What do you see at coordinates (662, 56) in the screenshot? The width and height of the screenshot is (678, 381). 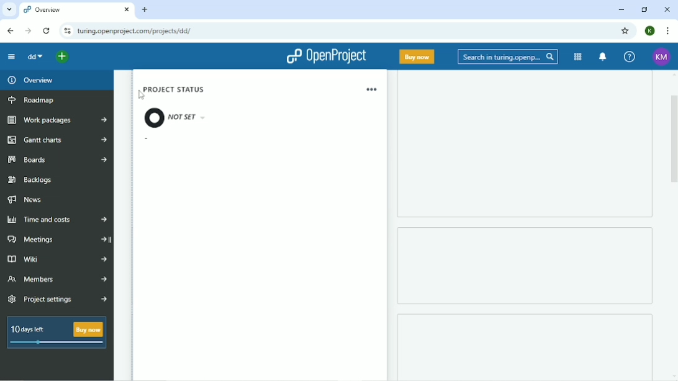 I see `Account` at bounding box center [662, 56].